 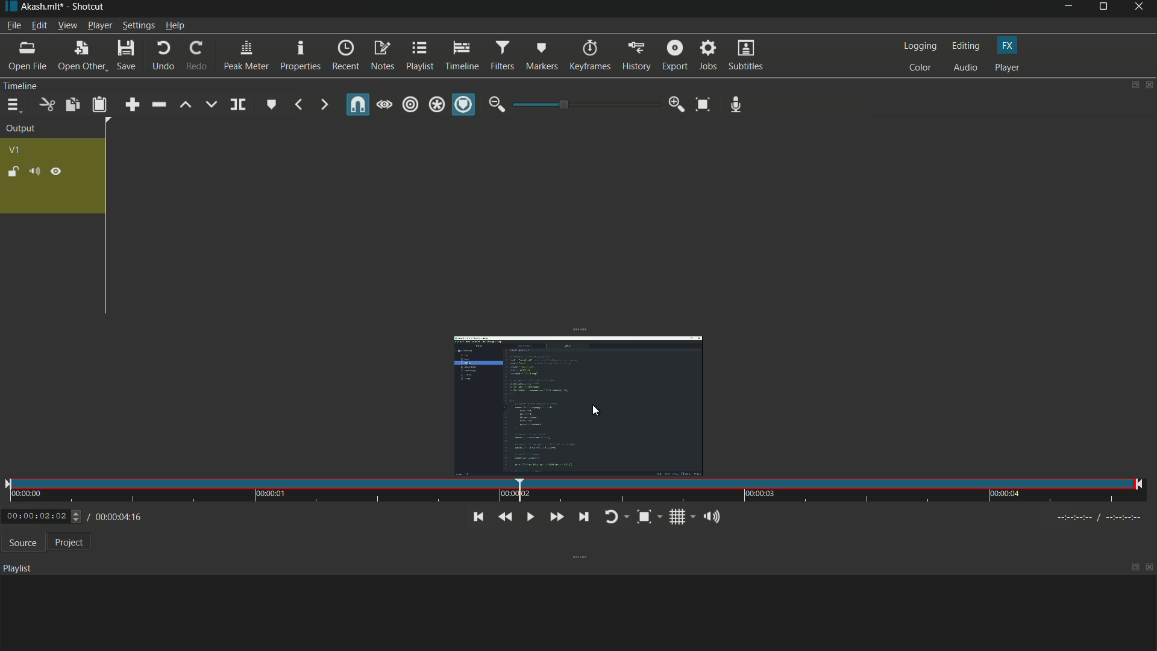 What do you see at coordinates (1105, 9) in the screenshot?
I see `maximize` at bounding box center [1105, 9].